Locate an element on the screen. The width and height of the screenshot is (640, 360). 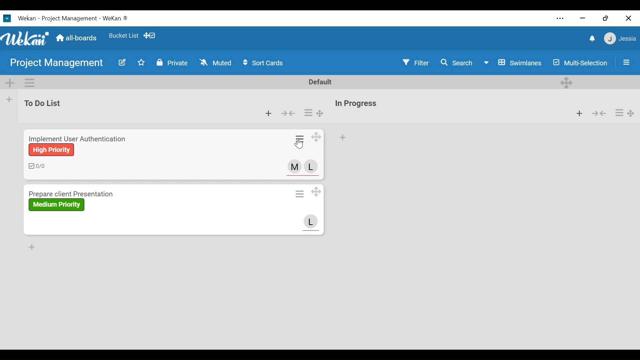
Swimlane Actions is located at coordinates (31, 83).